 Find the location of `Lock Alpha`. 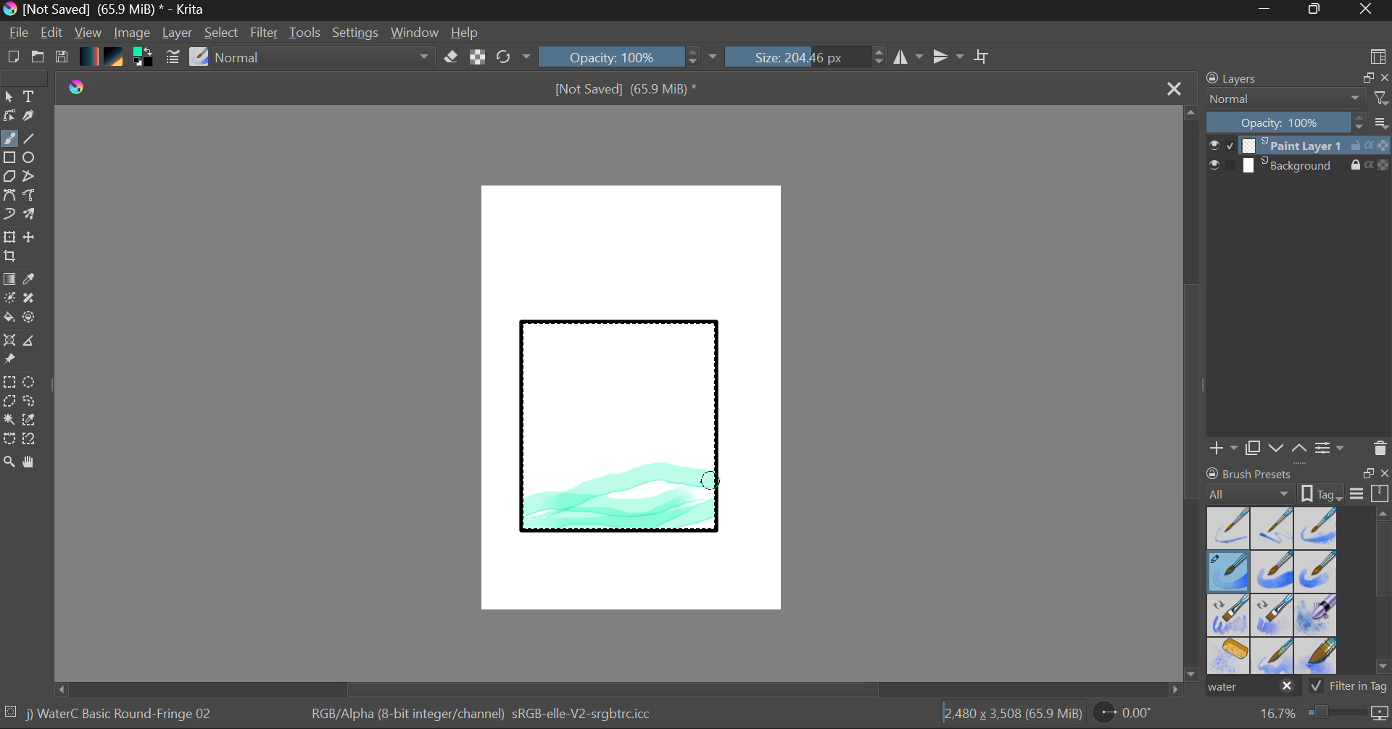

Lock Alpha is located at coordinates (476, 58).